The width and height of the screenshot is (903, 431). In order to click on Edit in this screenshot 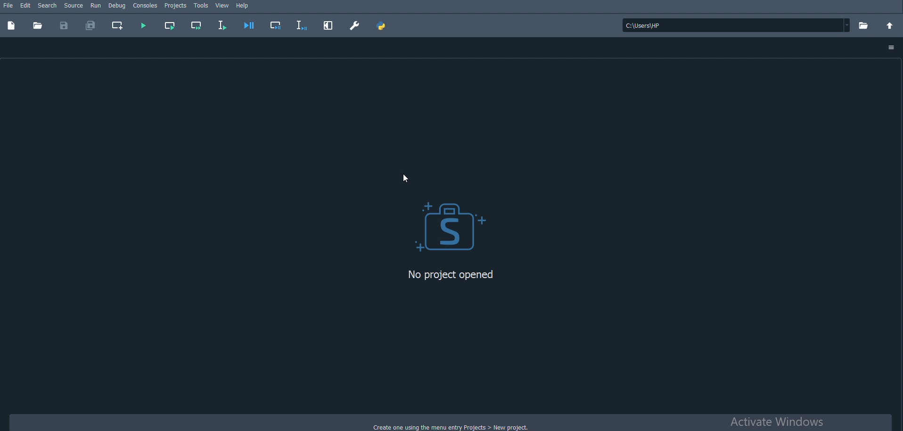, I will do `click(26, 5)`.